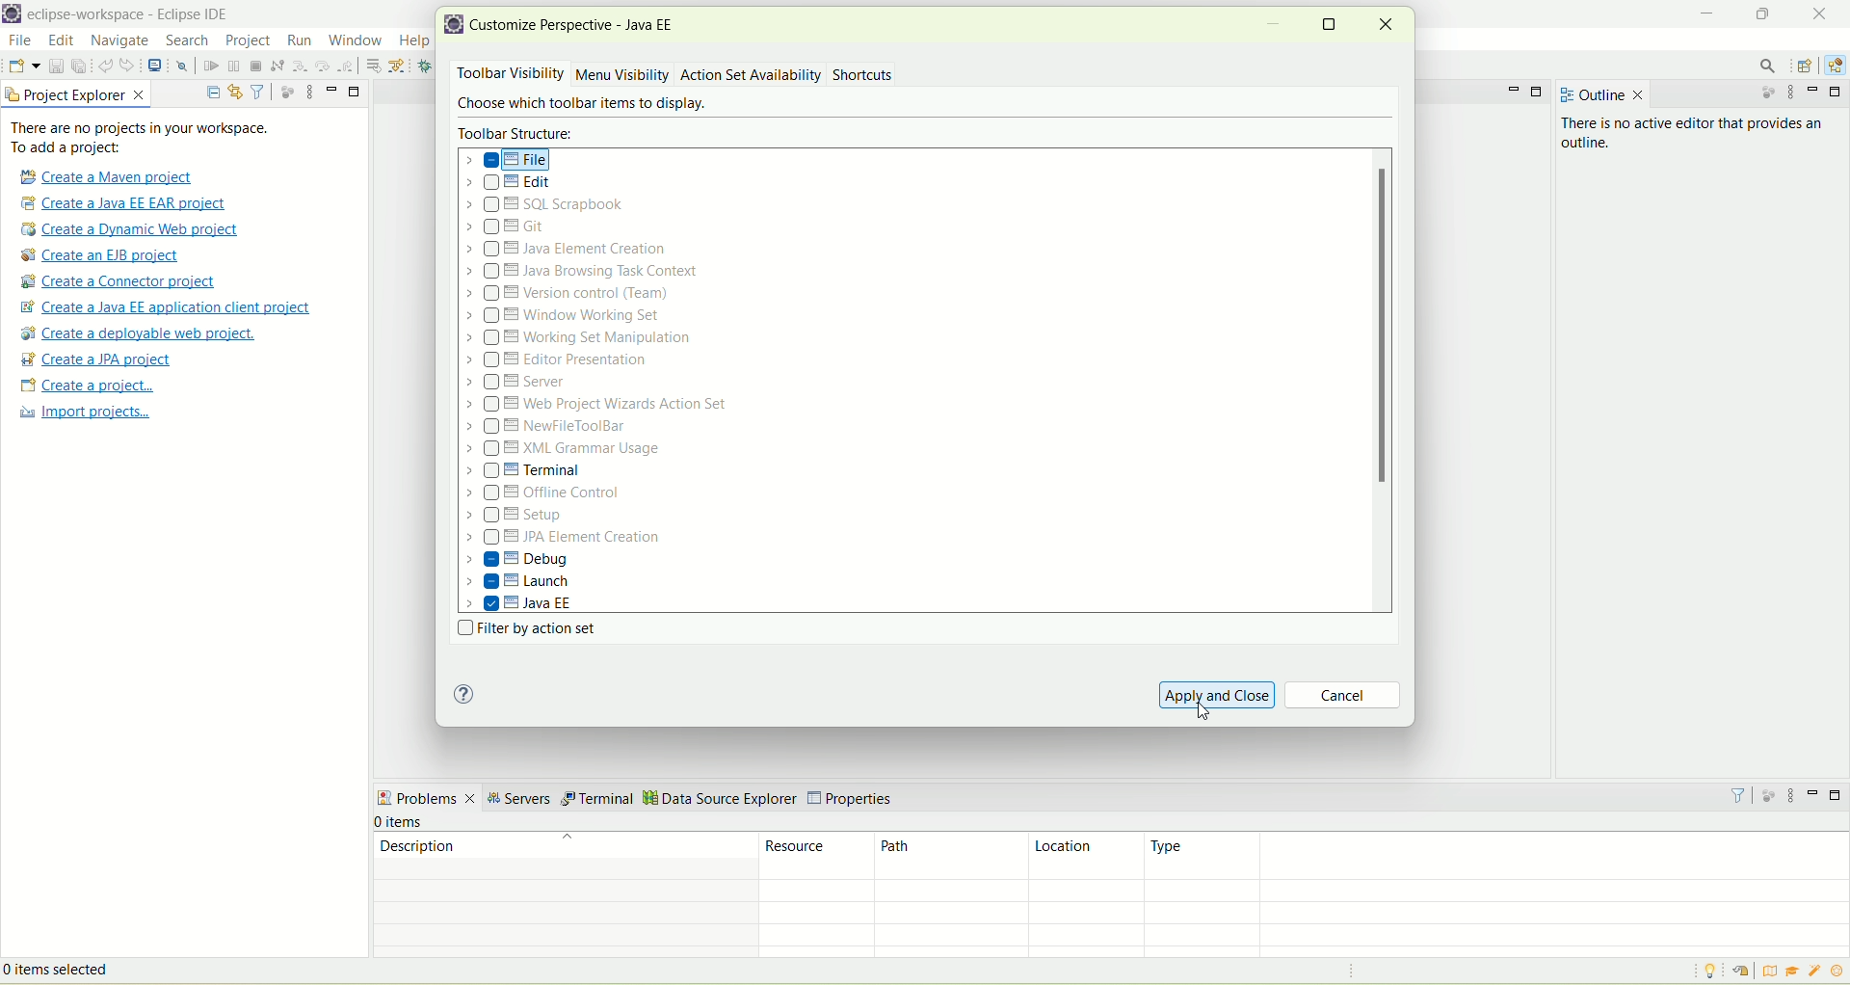  Describe the element at coordinates (54, 66) in the screenshot. I see `save` at that location.